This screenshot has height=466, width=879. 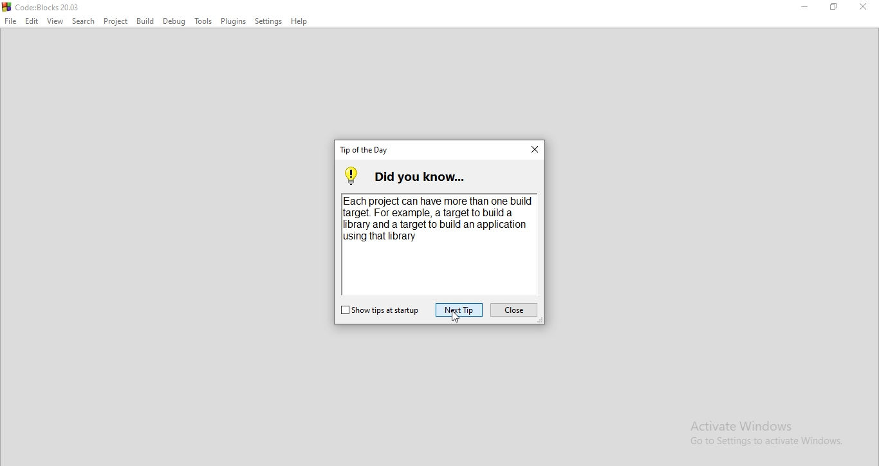 What do you see at coordinates (32, 22) in the screenshot?
I see `Edit ` at bounding box center [32, 22].